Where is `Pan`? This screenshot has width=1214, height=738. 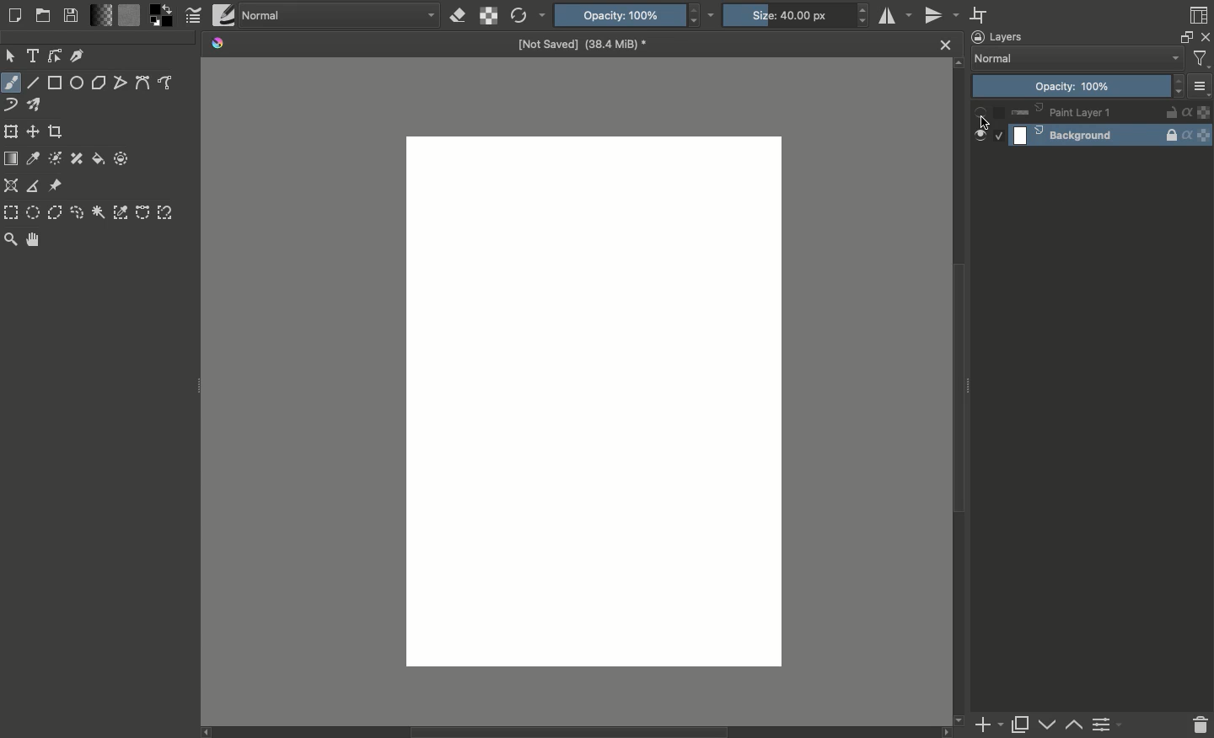 Pan is located at coordinates (35, 240).